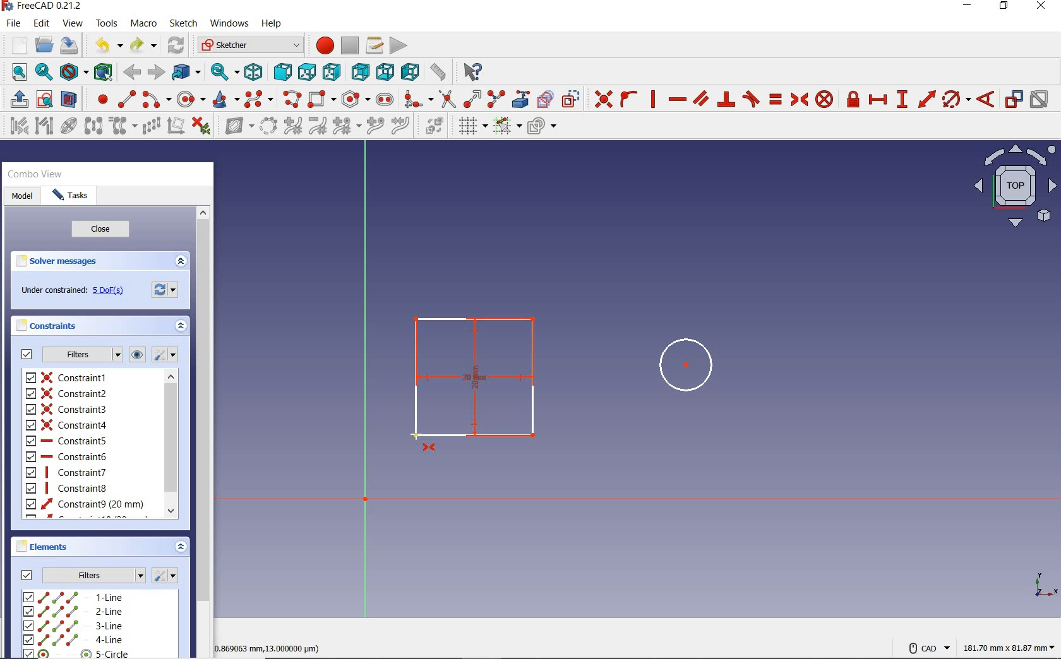 The height and width of the screenshot is (659, 1061). Describe the element at coordinates (133, 73) in the screenshot. I see `back` at that location.